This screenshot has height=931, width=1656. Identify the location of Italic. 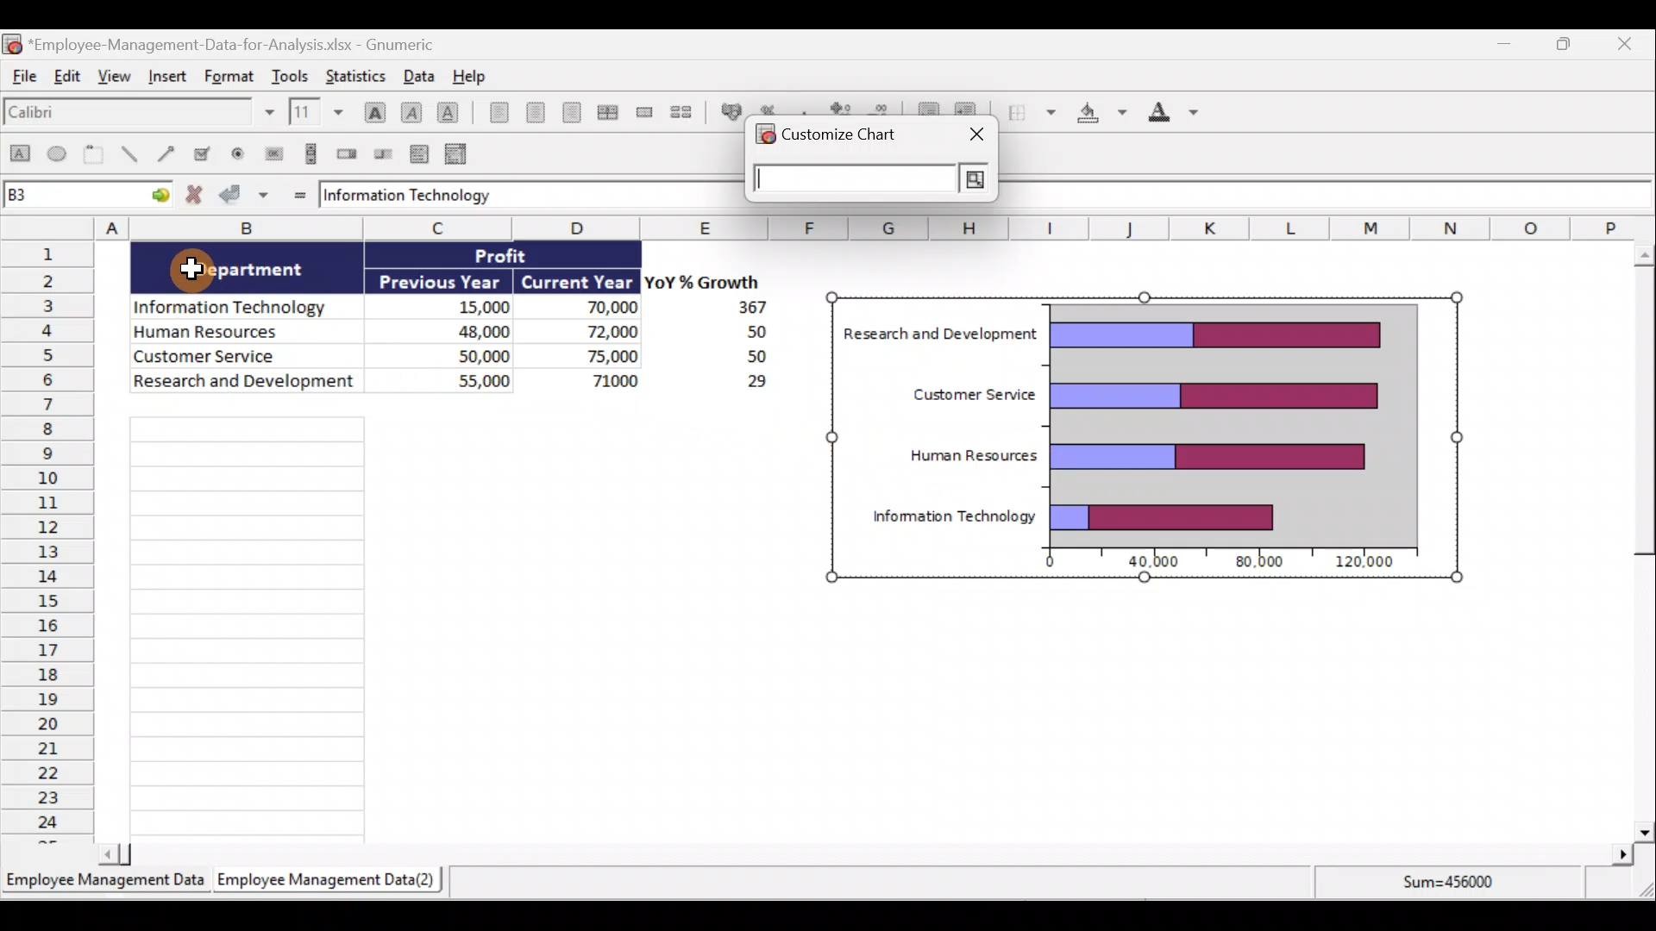
(414, 112).